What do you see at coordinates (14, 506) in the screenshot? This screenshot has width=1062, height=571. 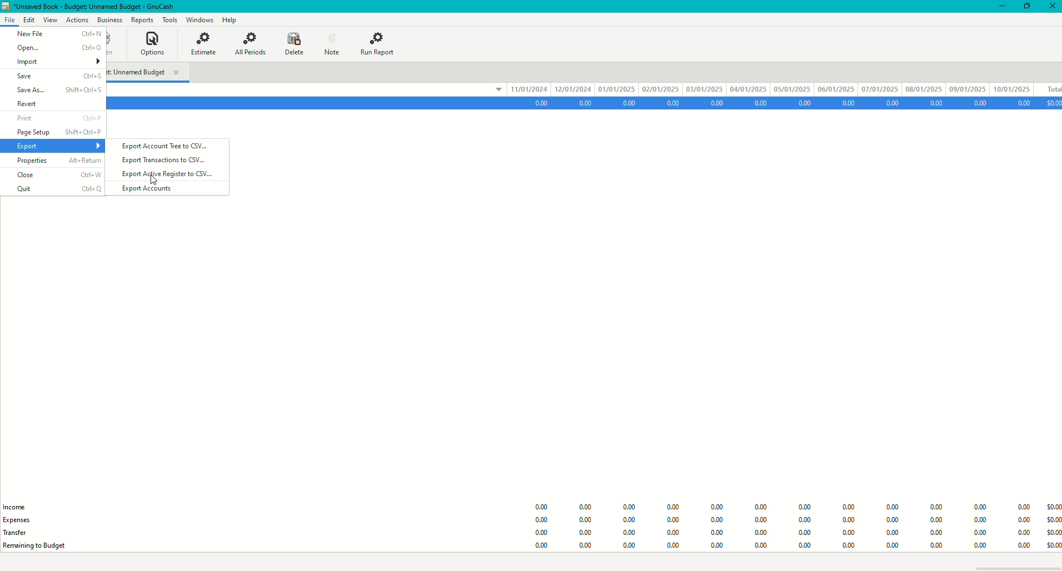 I see `Income` at bounding box center [14, 506].